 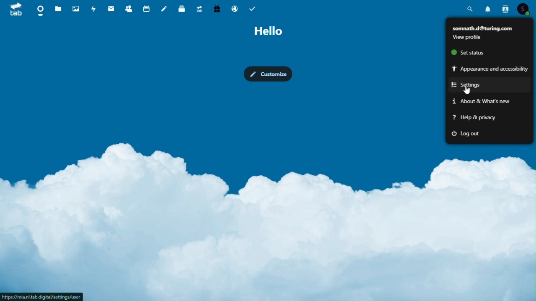 I want to click on Calendar, so click(x=148, y=8).